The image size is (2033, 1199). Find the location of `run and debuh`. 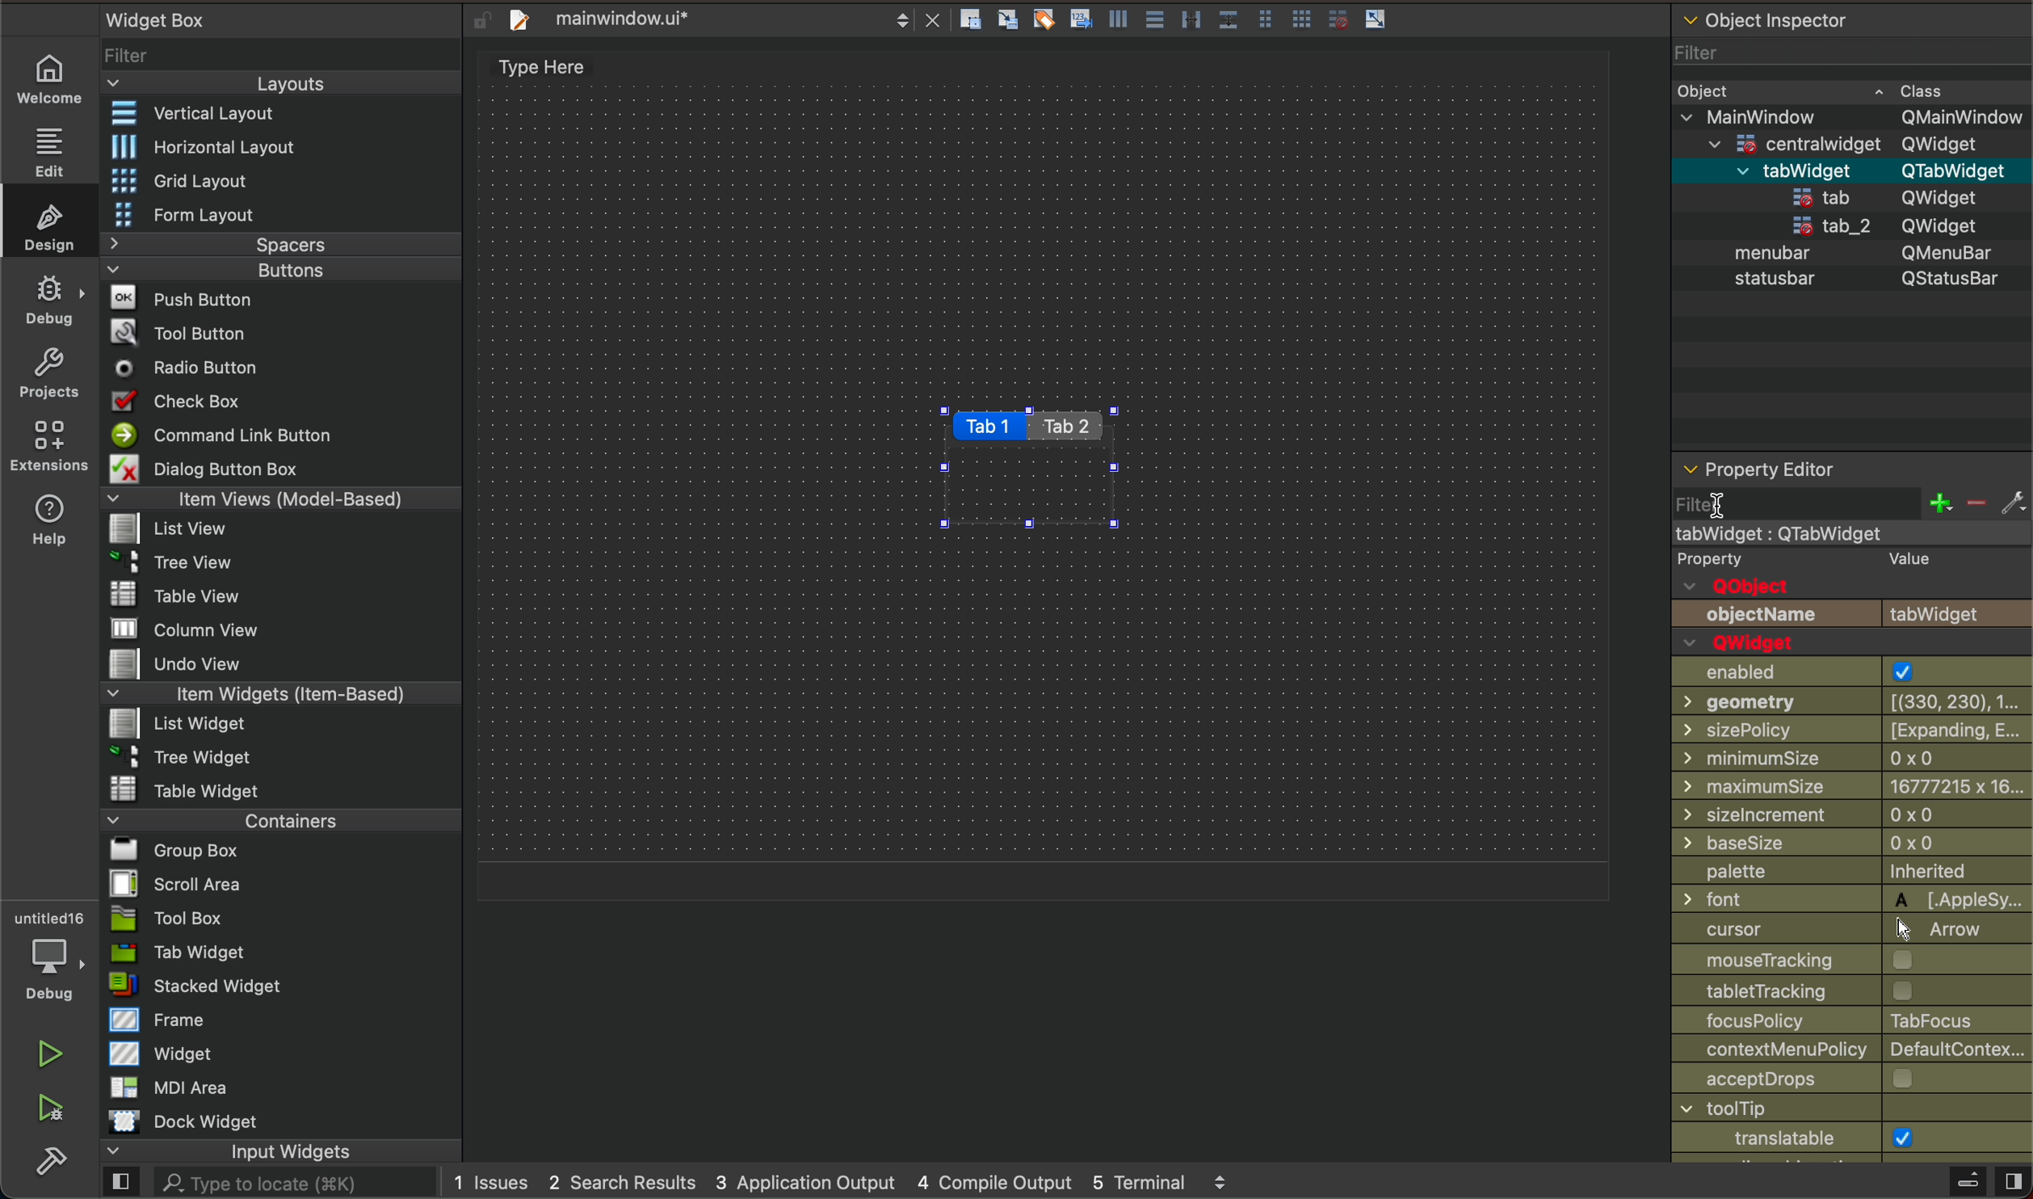

run and debuh is located at coordinates (60, 1109).